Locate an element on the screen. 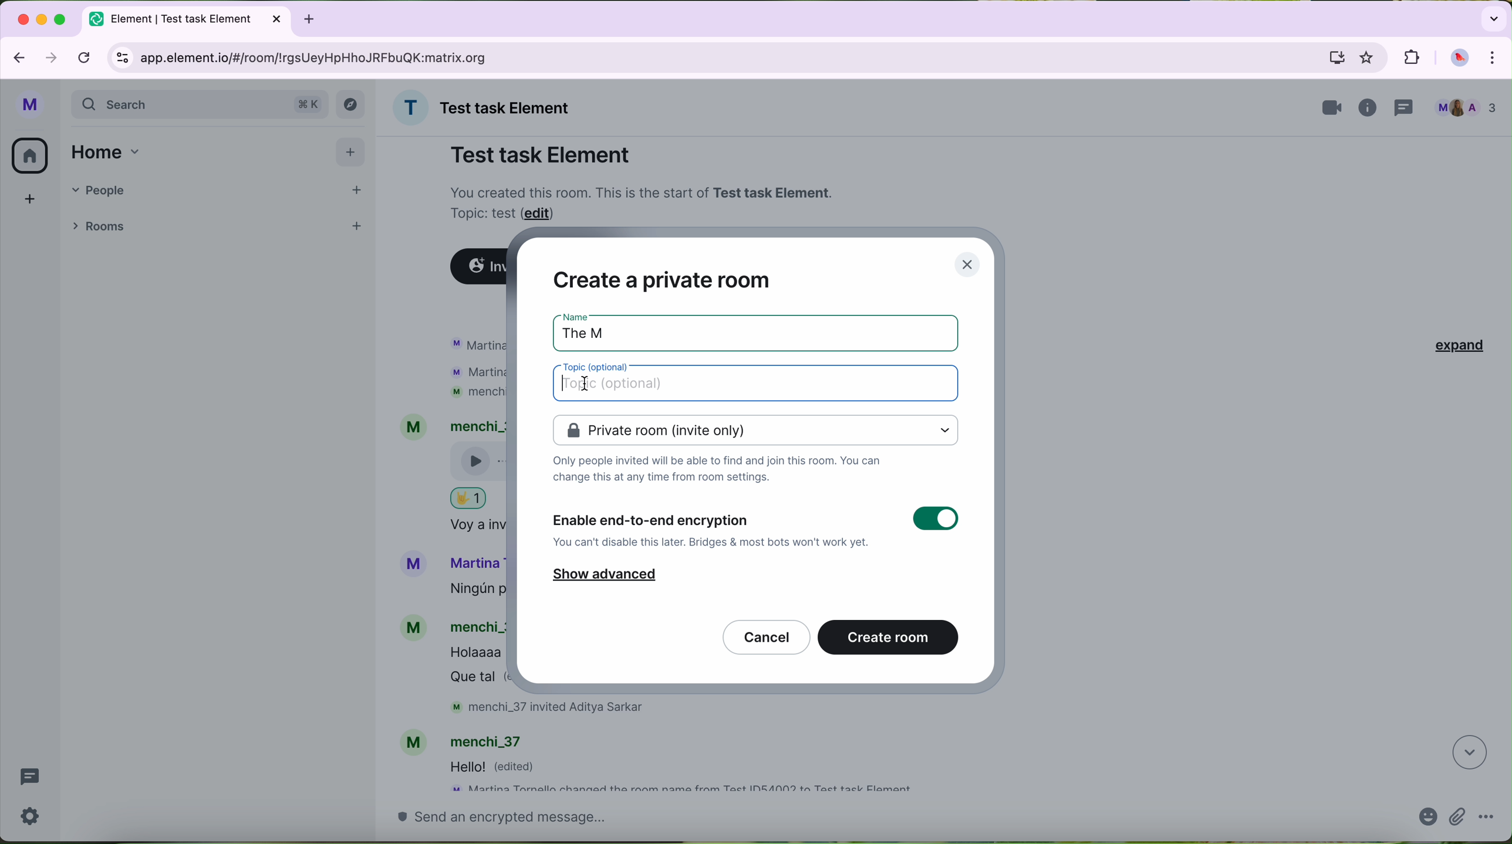 This screenshot has height=844, width=1512. new tabb is located at coordinates (313, 18).